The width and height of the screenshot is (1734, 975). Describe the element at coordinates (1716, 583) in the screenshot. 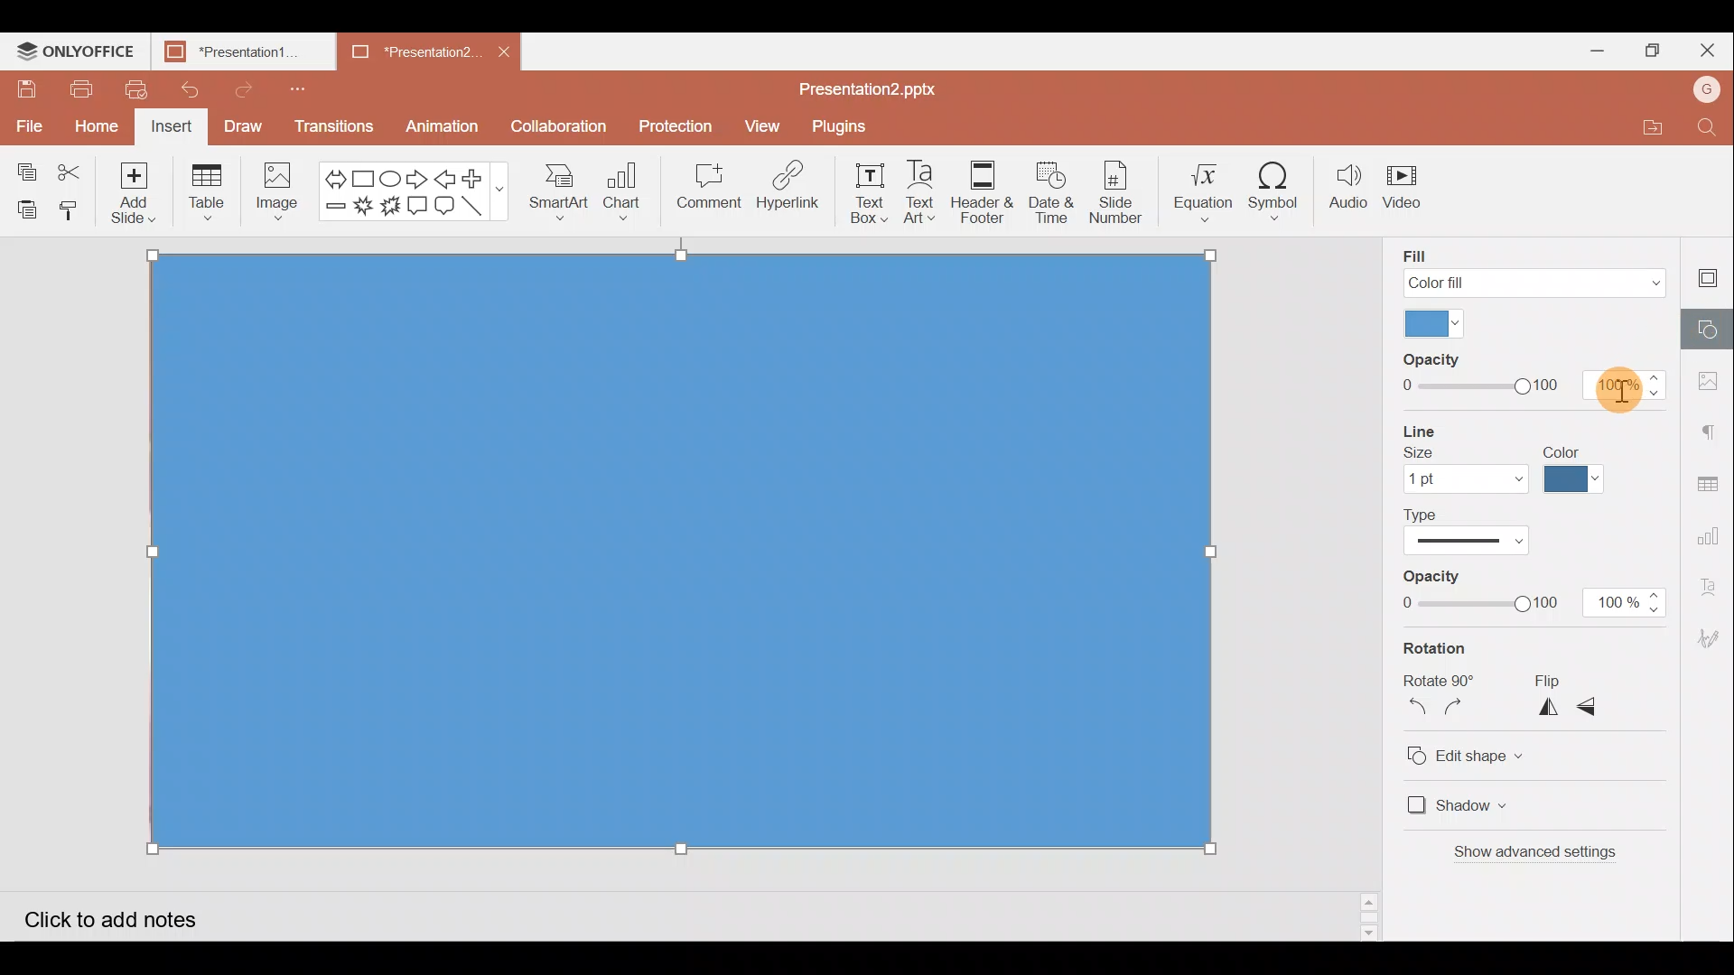

I see `Text Art settings` at that location.